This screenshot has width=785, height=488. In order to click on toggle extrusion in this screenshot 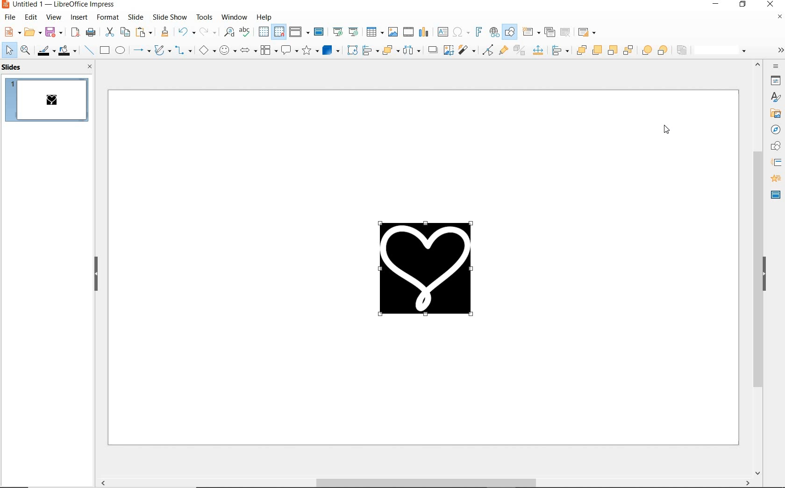, I will do `click(519, 51)`.